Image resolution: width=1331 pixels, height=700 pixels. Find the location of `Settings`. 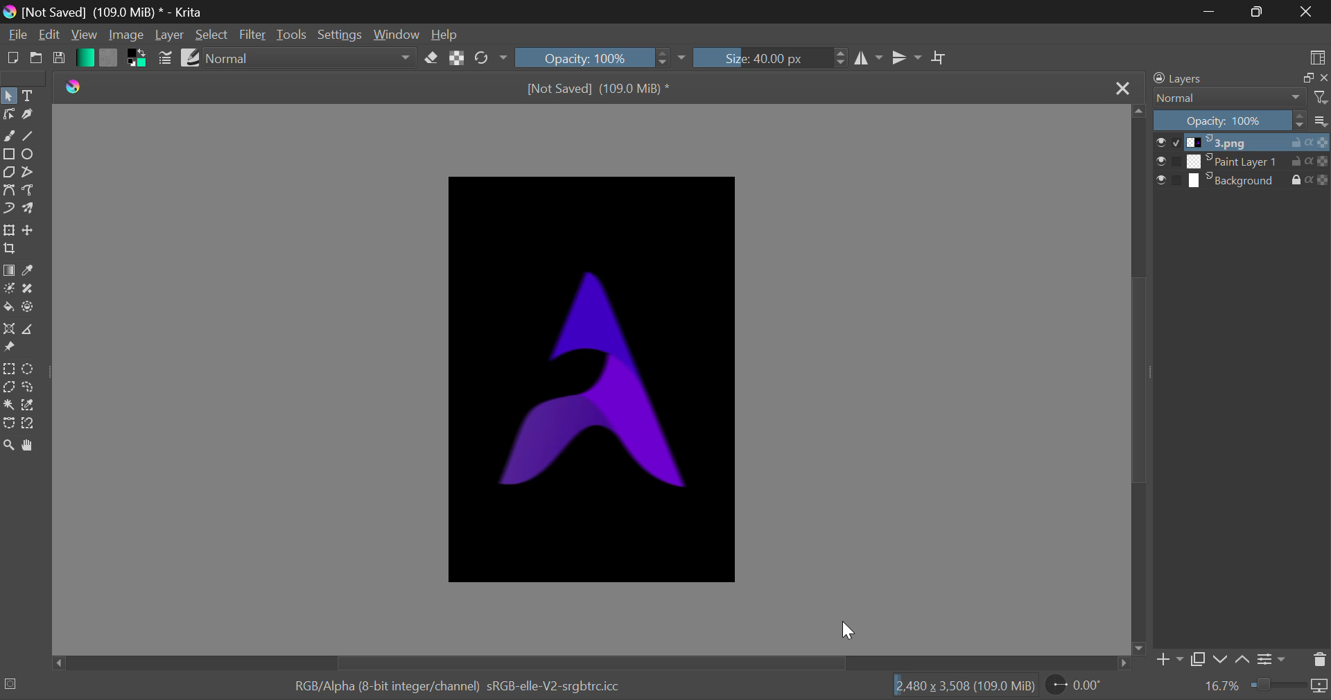

Settings is located at coordinates (338, 33).